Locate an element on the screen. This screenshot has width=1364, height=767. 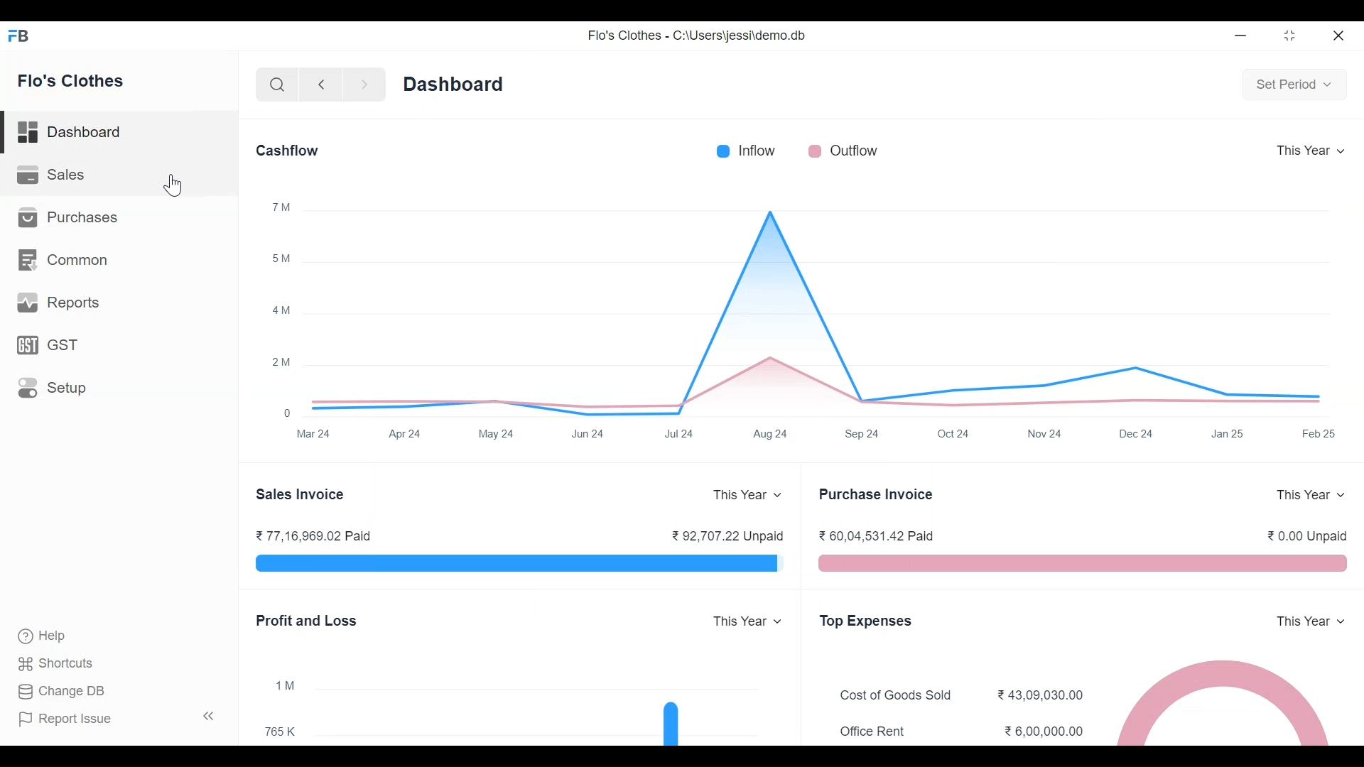
Oct 24 is located at coordinates (956, 433).